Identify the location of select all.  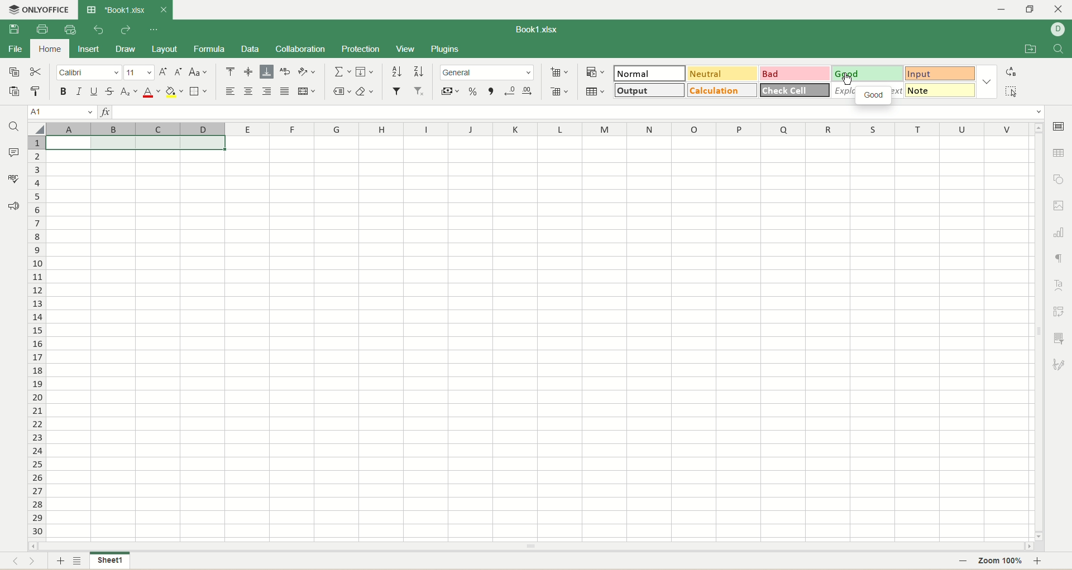
(1009, 91).